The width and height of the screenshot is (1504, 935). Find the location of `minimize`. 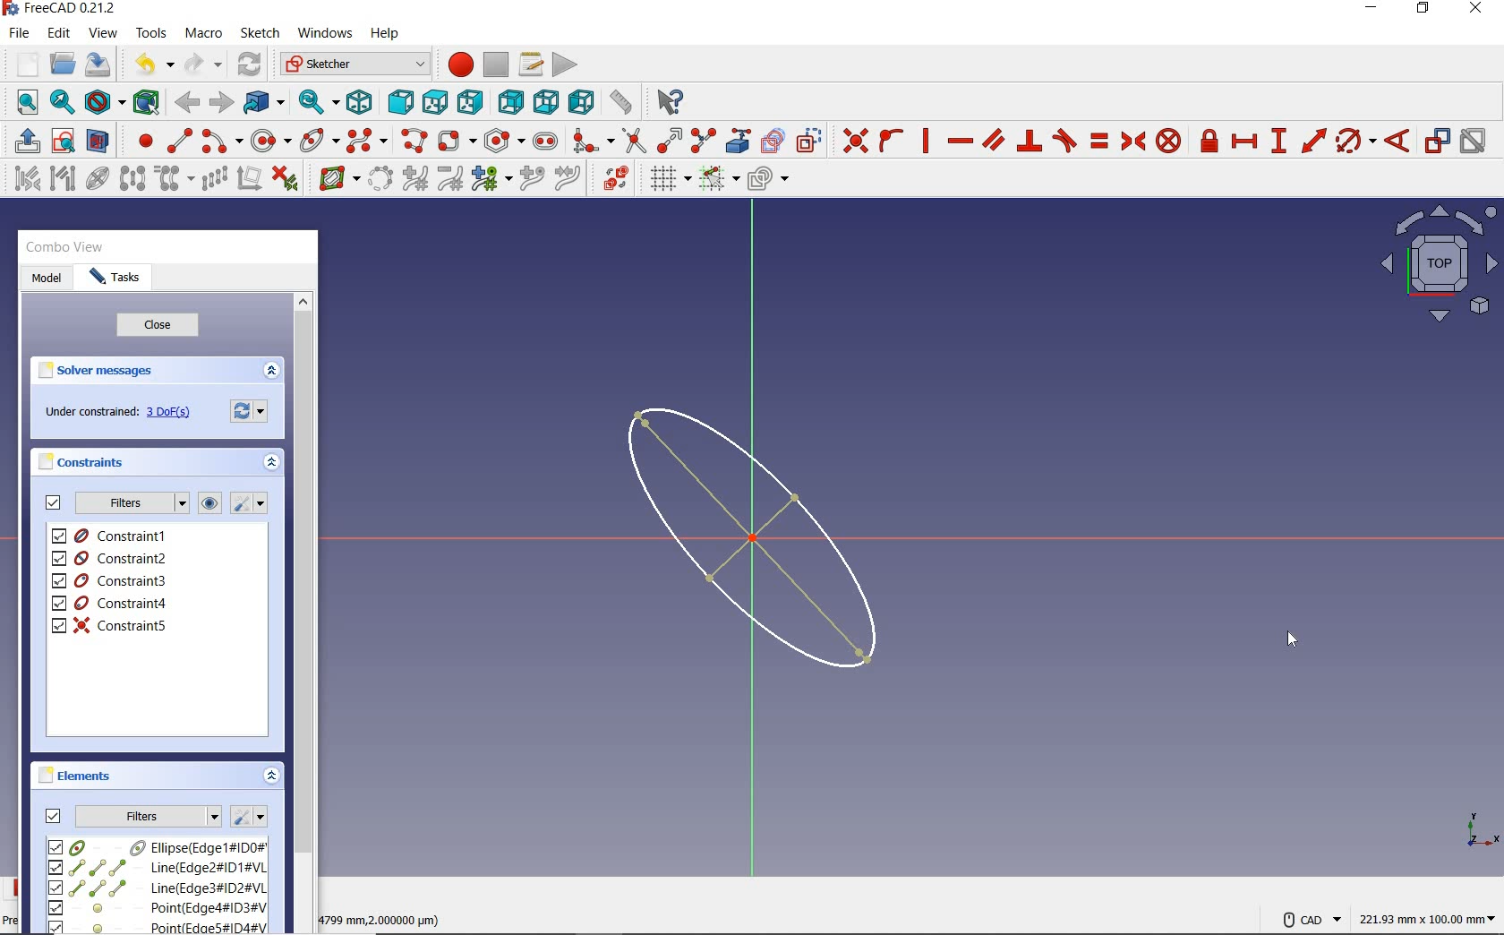

minimize is located at coordinates (1371, 8).